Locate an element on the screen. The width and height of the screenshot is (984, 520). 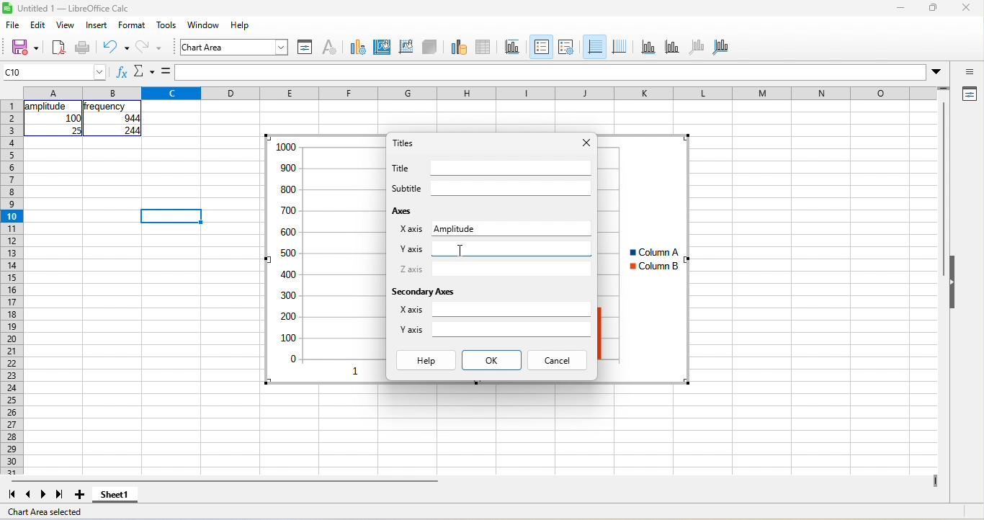
chart wall is located at coordinates (406, 48).